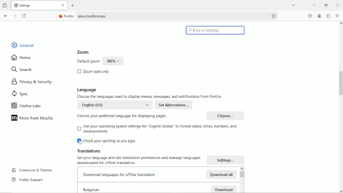 The image size is (343, 193). I want to click on view recent browsing, so click(5, 5).